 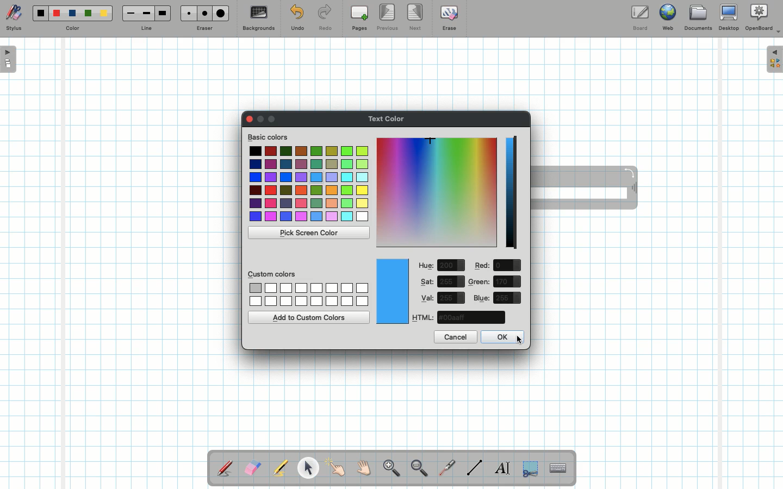 I want to click on Medium eraser, so click(x=203, y=13).